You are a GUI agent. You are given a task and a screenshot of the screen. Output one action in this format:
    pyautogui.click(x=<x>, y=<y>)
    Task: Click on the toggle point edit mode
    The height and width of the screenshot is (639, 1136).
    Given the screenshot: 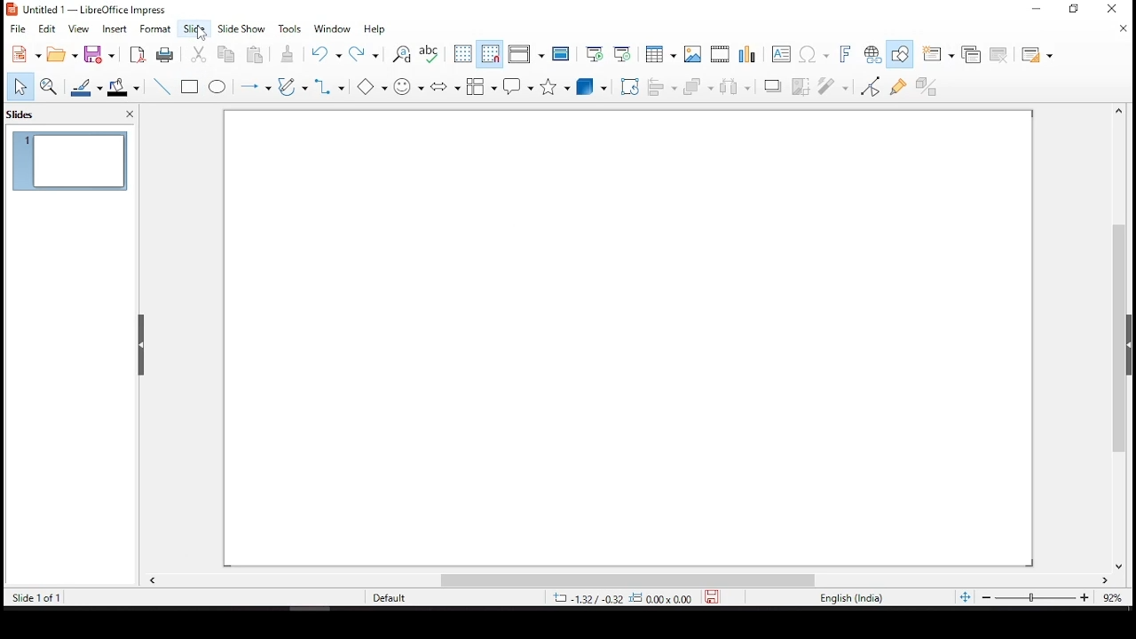 What is the action you would take?
    pyautogui.click(x=870, y=87)
    